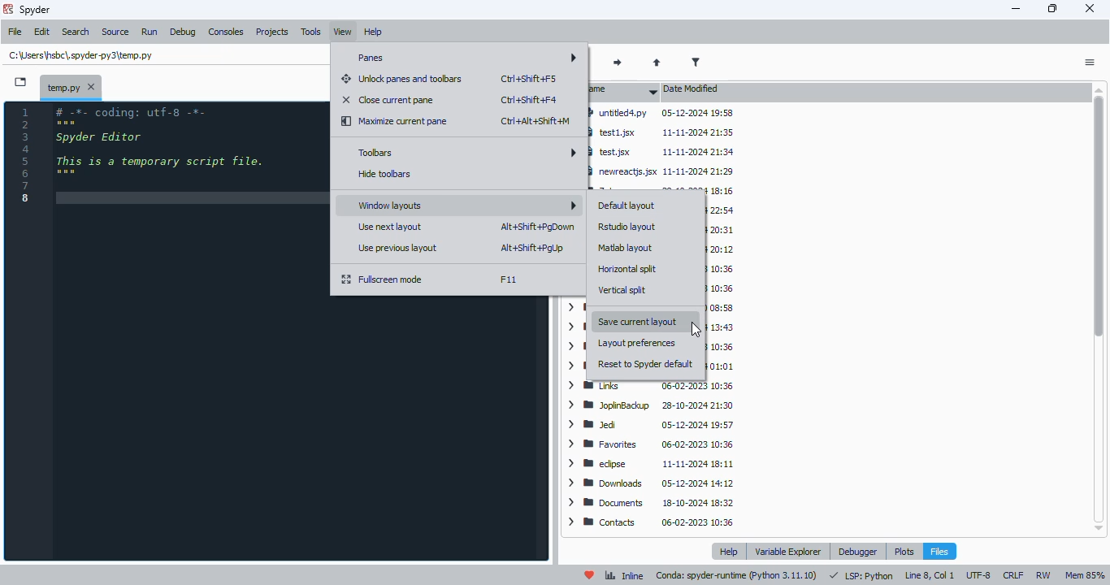 This screenshot has height=585, width=1110. What do you see at coordinates (649, 445) in the screenshot?
I see `favorites` at bounding box center [649, 445].